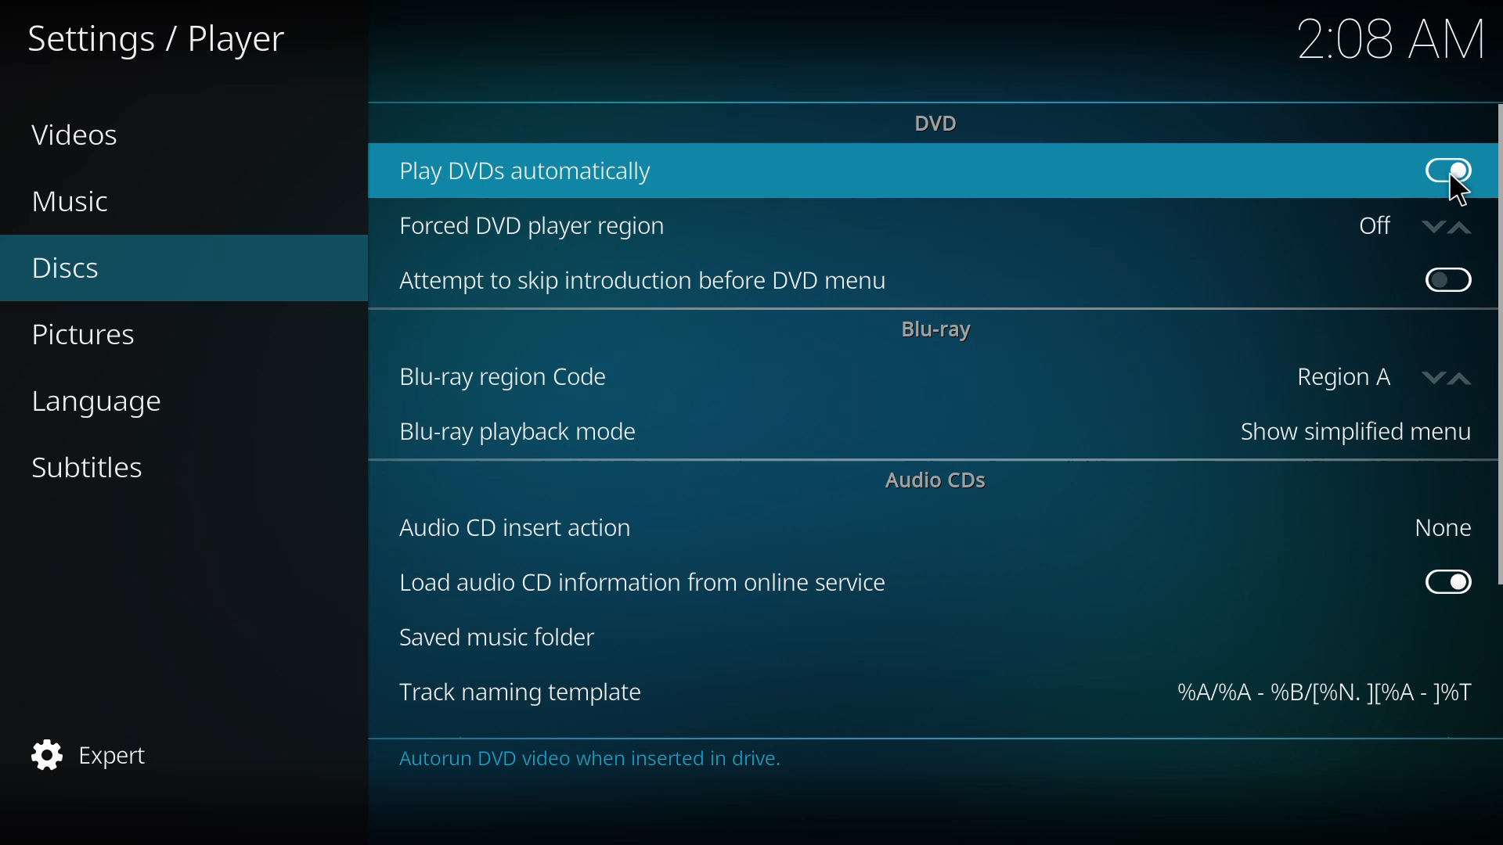 The width and height of the screenshot is (1503, 845). Describe the element at coordinates (940, 122) in the screenshot. I see `dvd` at that location.